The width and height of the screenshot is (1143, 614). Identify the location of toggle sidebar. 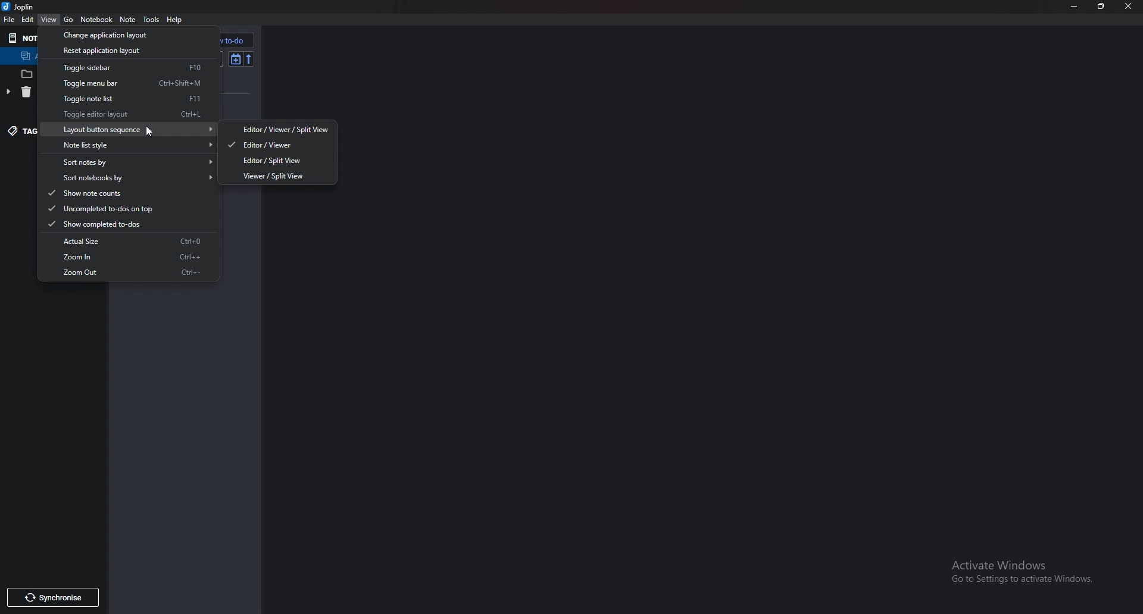
(127, 68).